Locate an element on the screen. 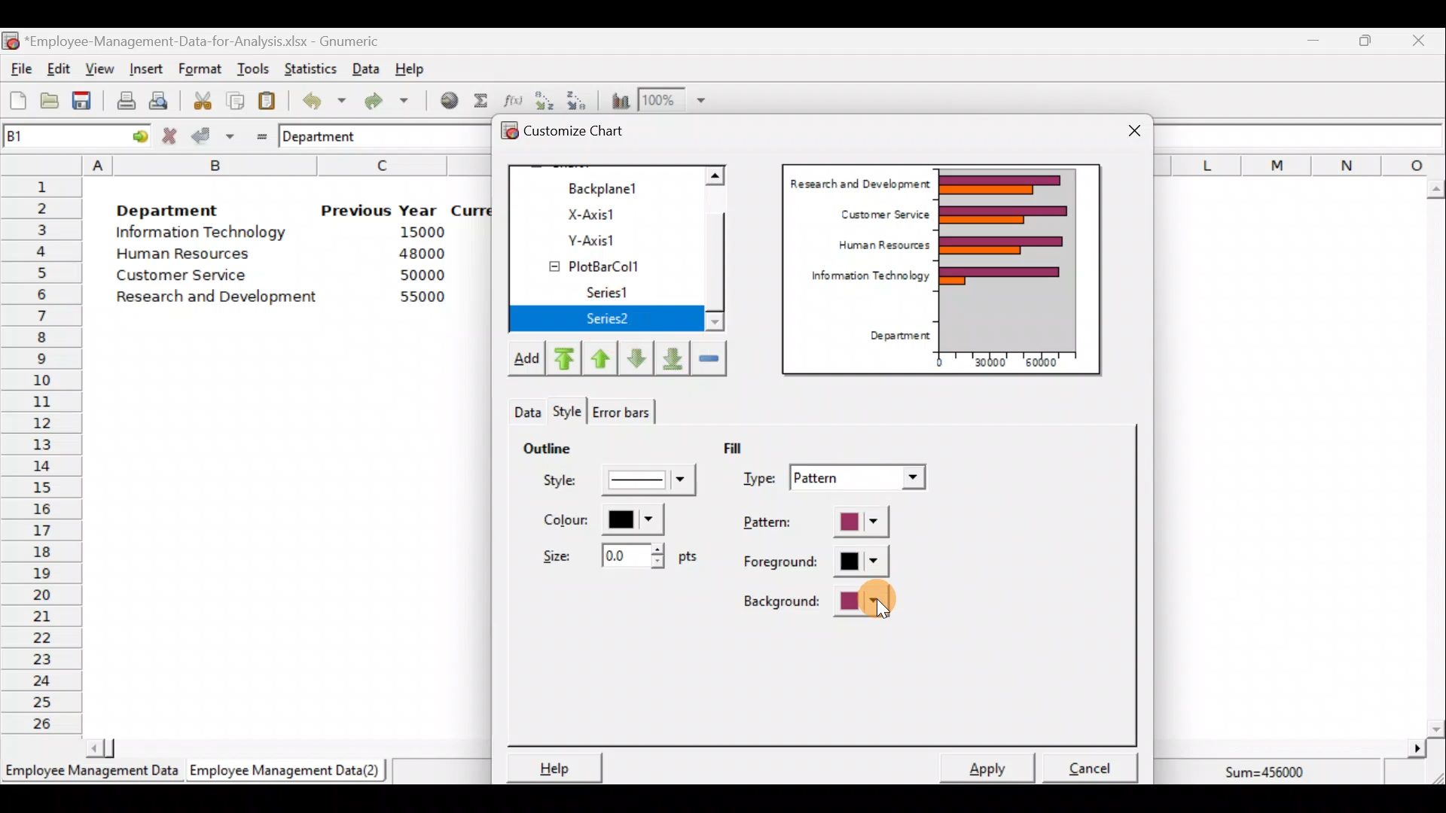 The height and width of the screenshot is (813, 1446). Information Technology is located at coordinates (203, 233).